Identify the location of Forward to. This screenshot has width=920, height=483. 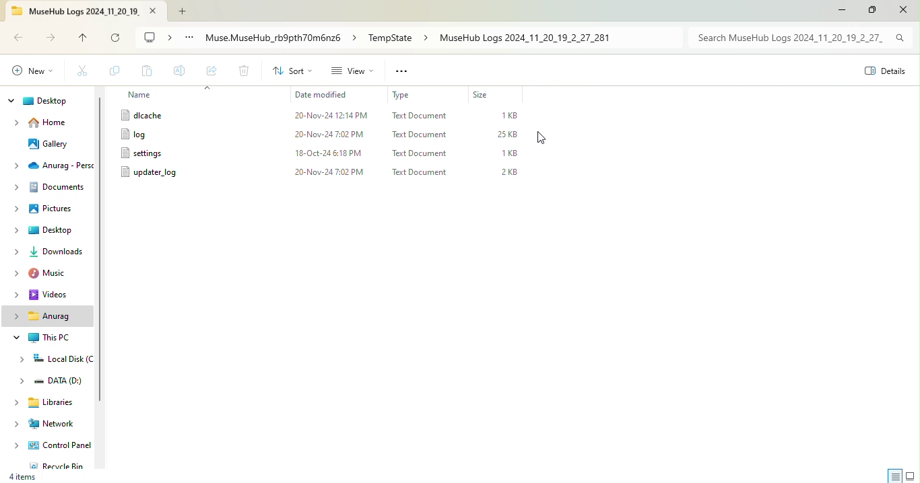
(55, 39).